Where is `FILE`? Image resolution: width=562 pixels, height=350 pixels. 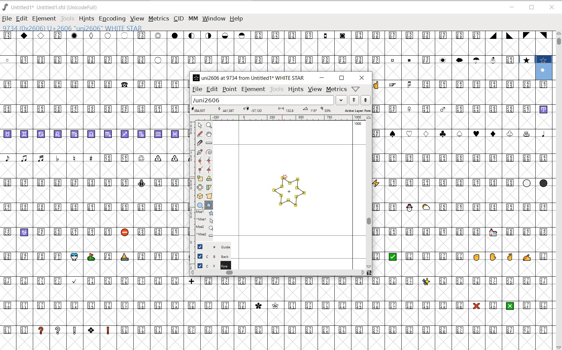
FILE is located at coordinates (6, 19).